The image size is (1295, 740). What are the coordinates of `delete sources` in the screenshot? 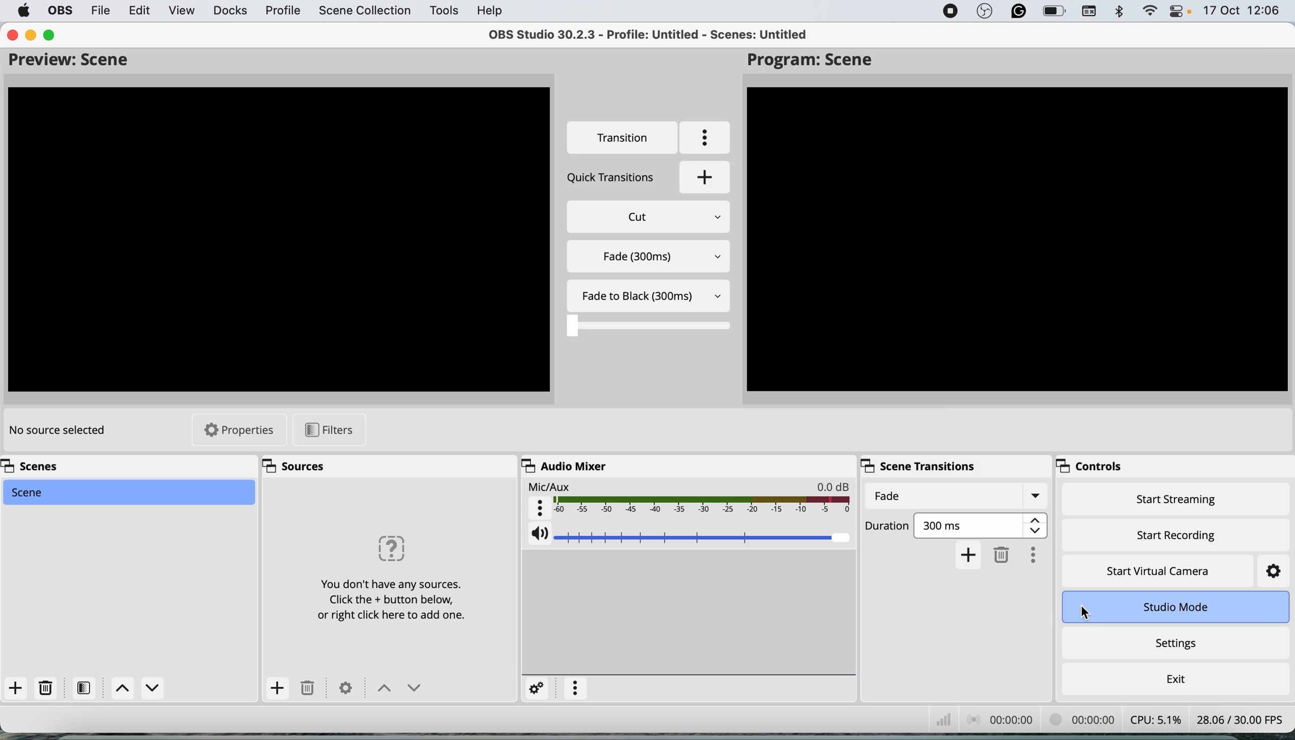 It's located at (310, 689).